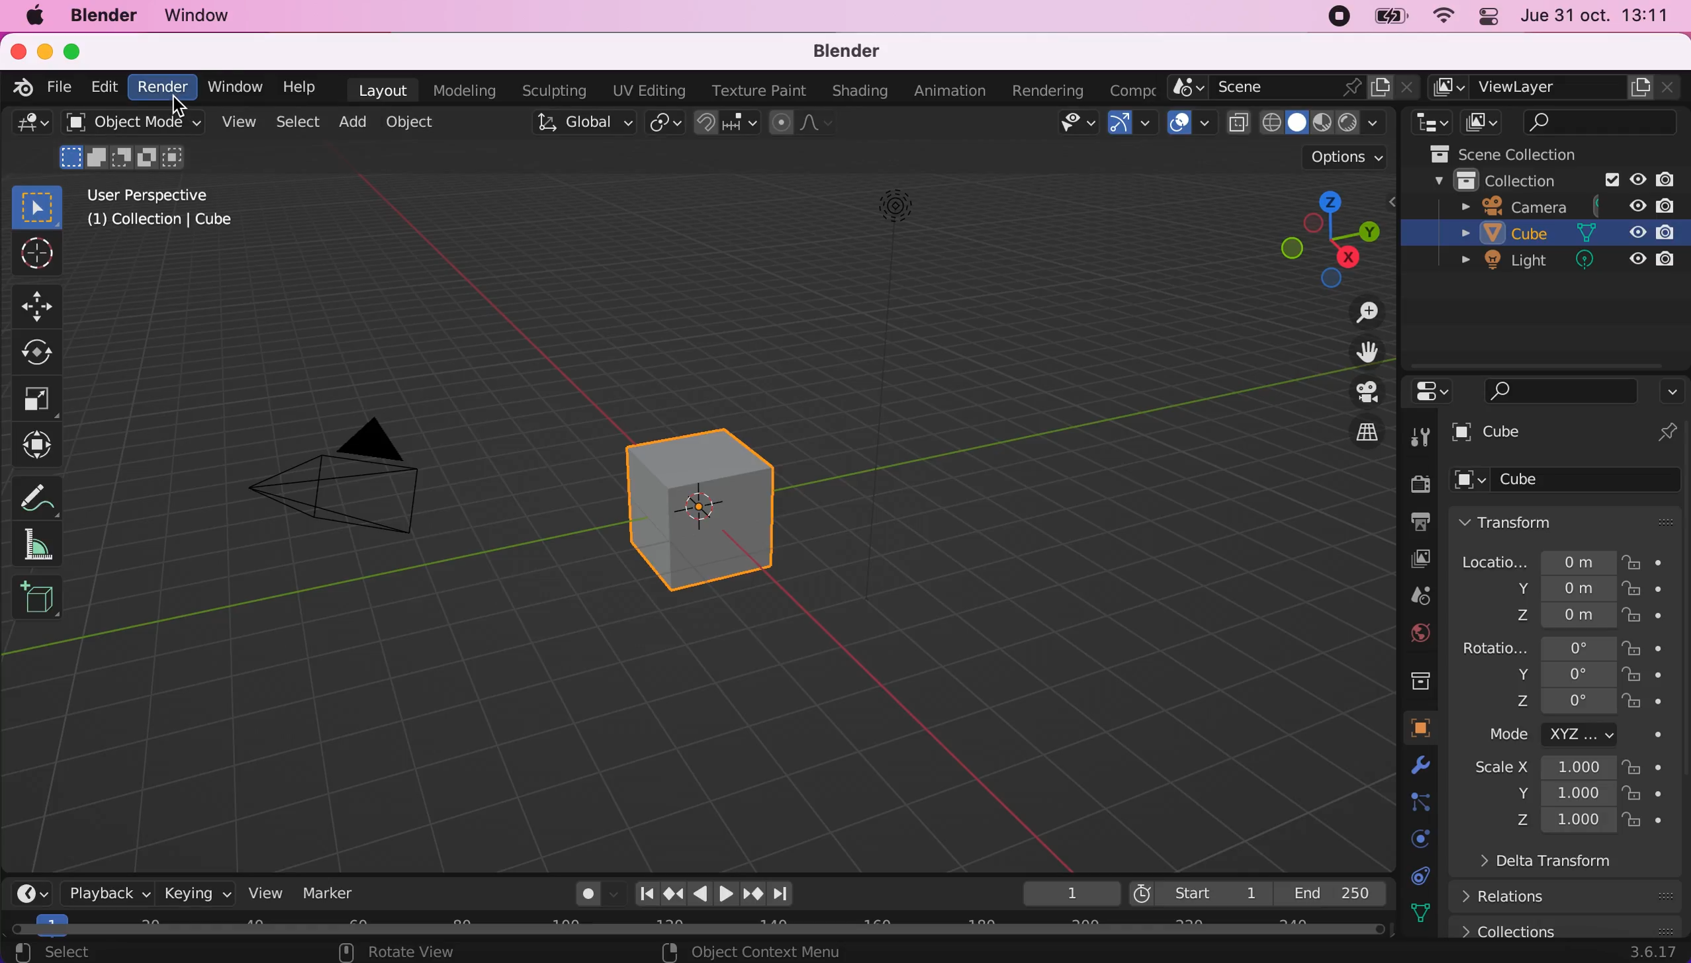  I want to click on animation, so click(949, 90).